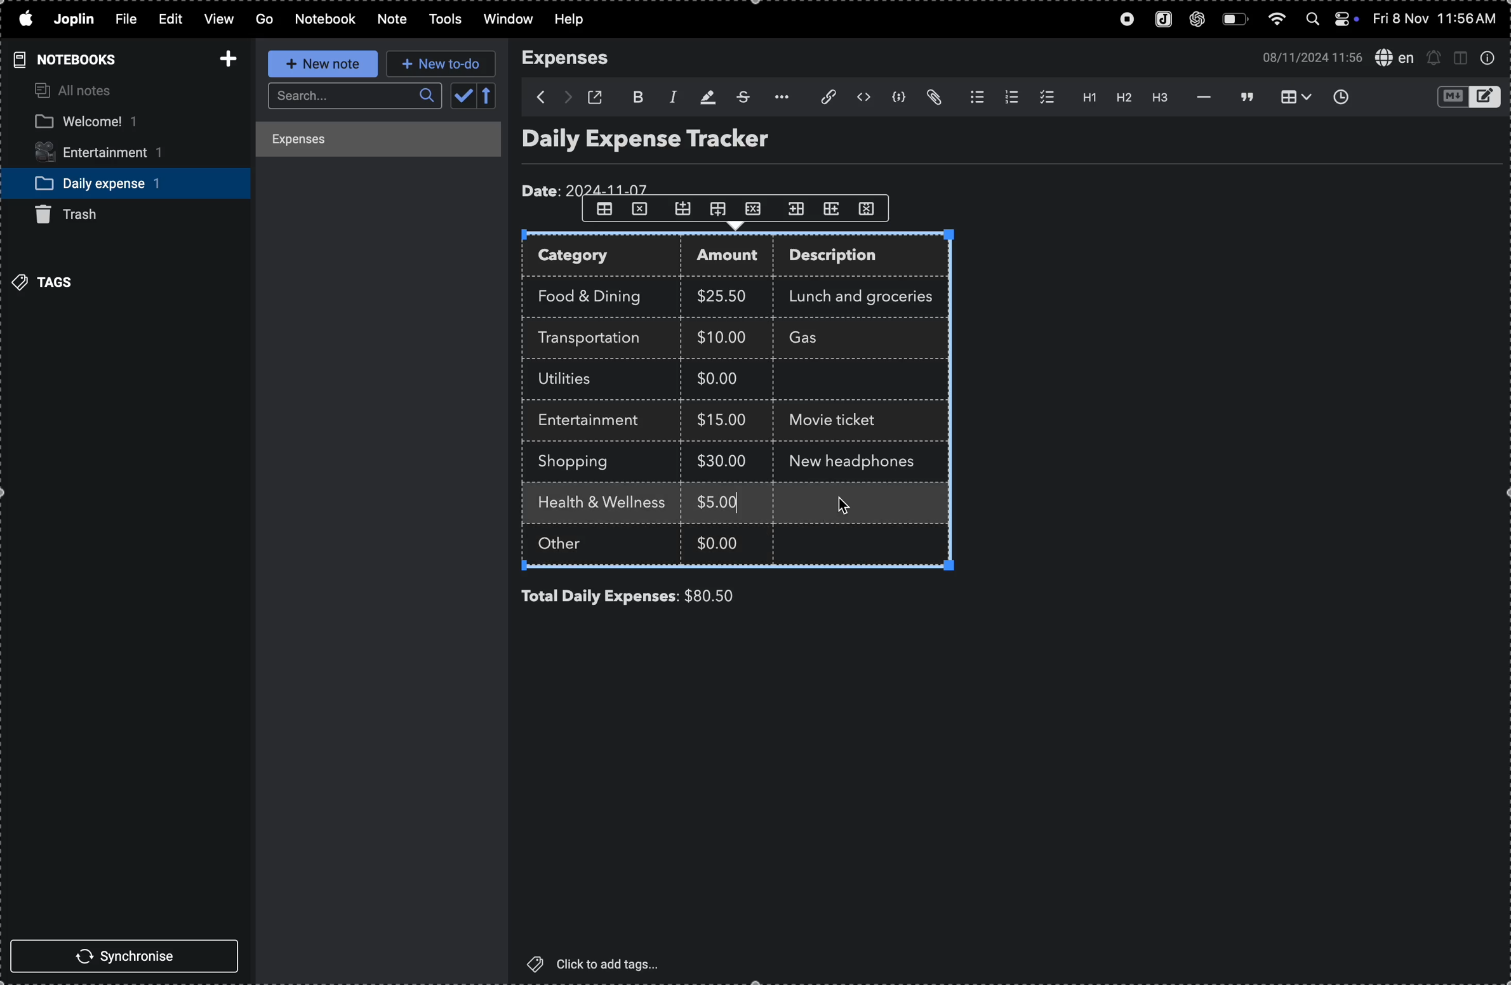  What do you see at coordinates (589, 187) in the screenshot?
I see `date` at bounding box center [589, 187].